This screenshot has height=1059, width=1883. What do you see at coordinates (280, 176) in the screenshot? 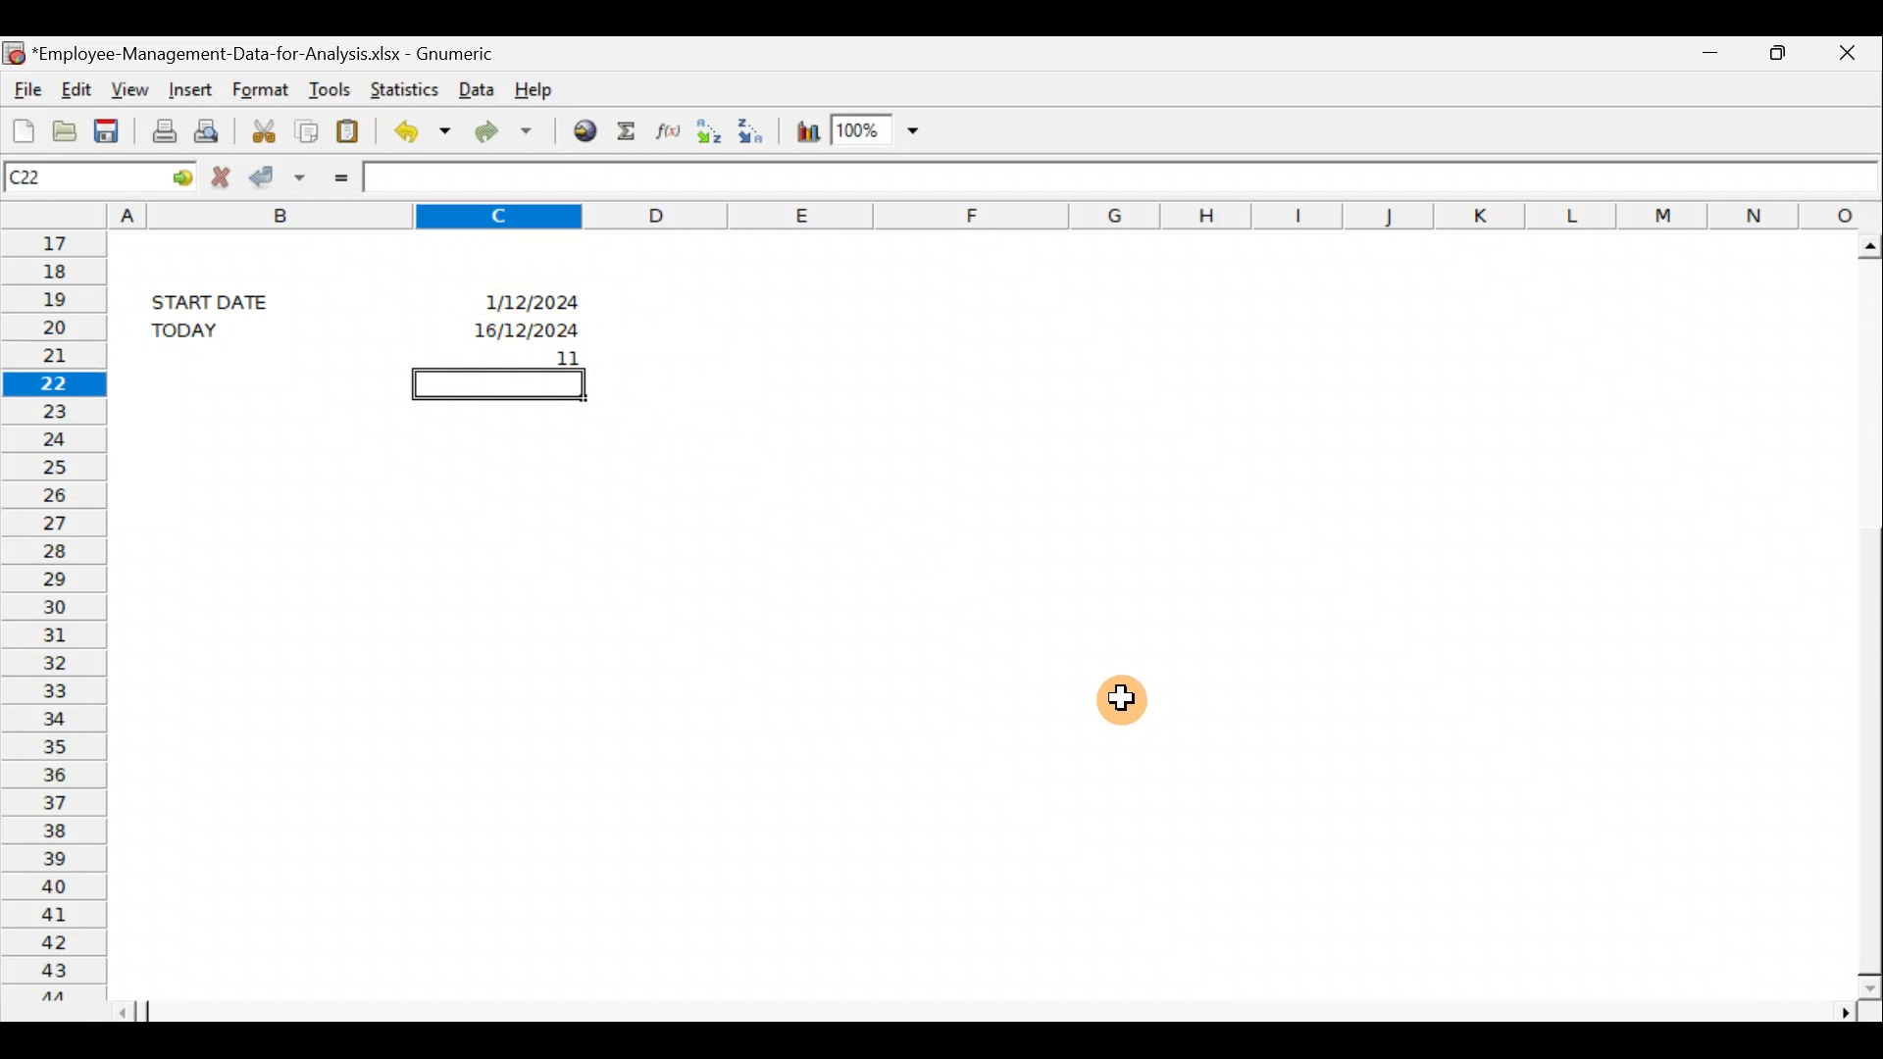
I see `Accept change` at bounding box center [280, 176].